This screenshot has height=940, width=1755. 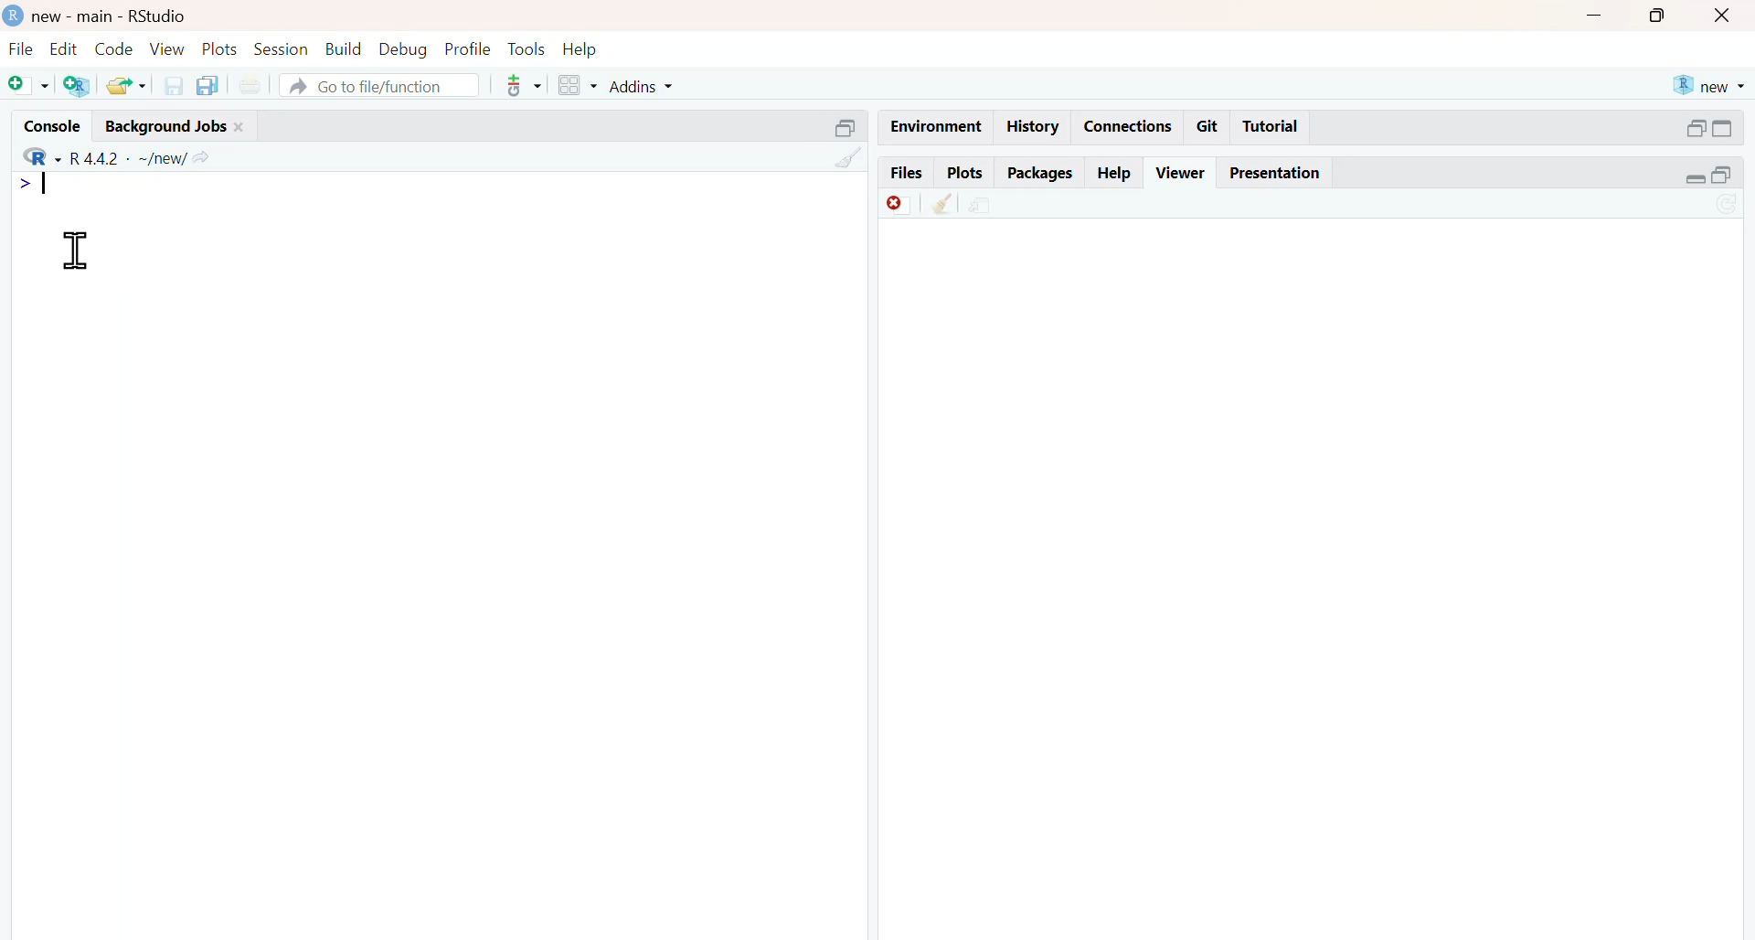 What do you see at coordinates (1724, 128) in the screenshot?
I see `expand/collapse` at bounding box center [1724, 128].